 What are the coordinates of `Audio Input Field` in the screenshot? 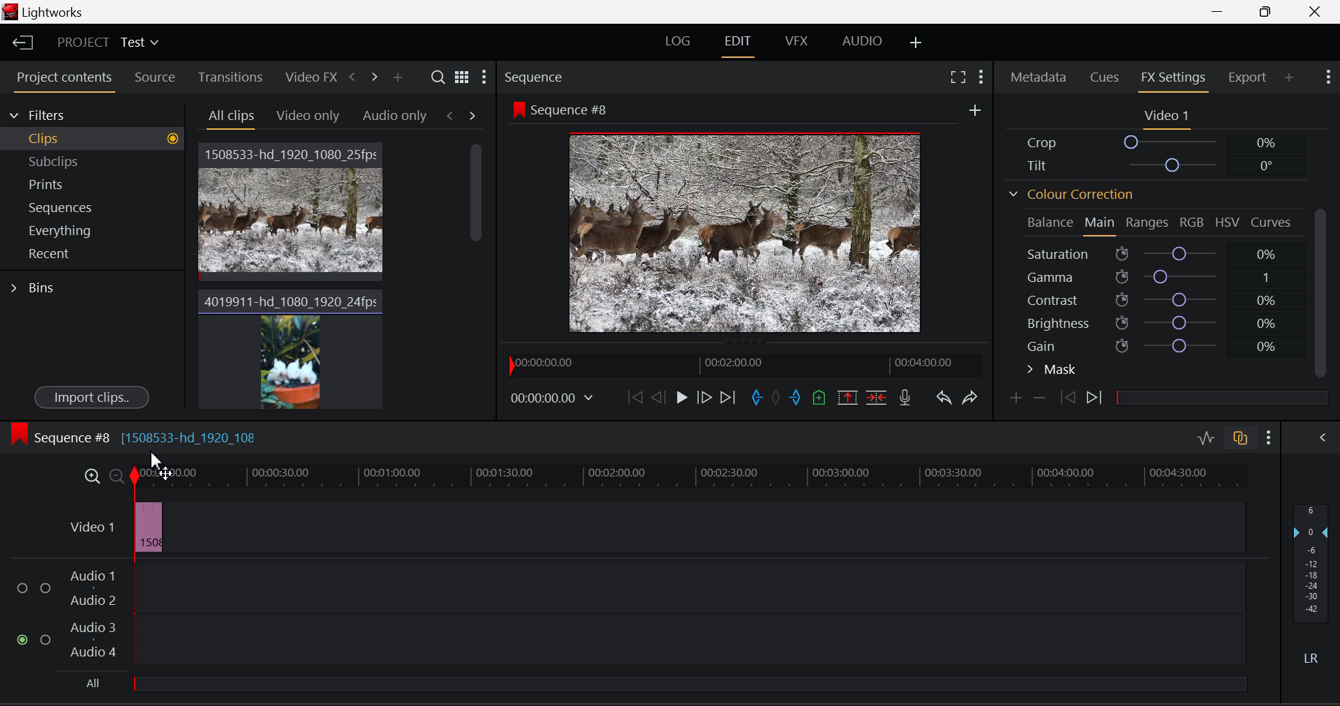 It's located at (687, 640).